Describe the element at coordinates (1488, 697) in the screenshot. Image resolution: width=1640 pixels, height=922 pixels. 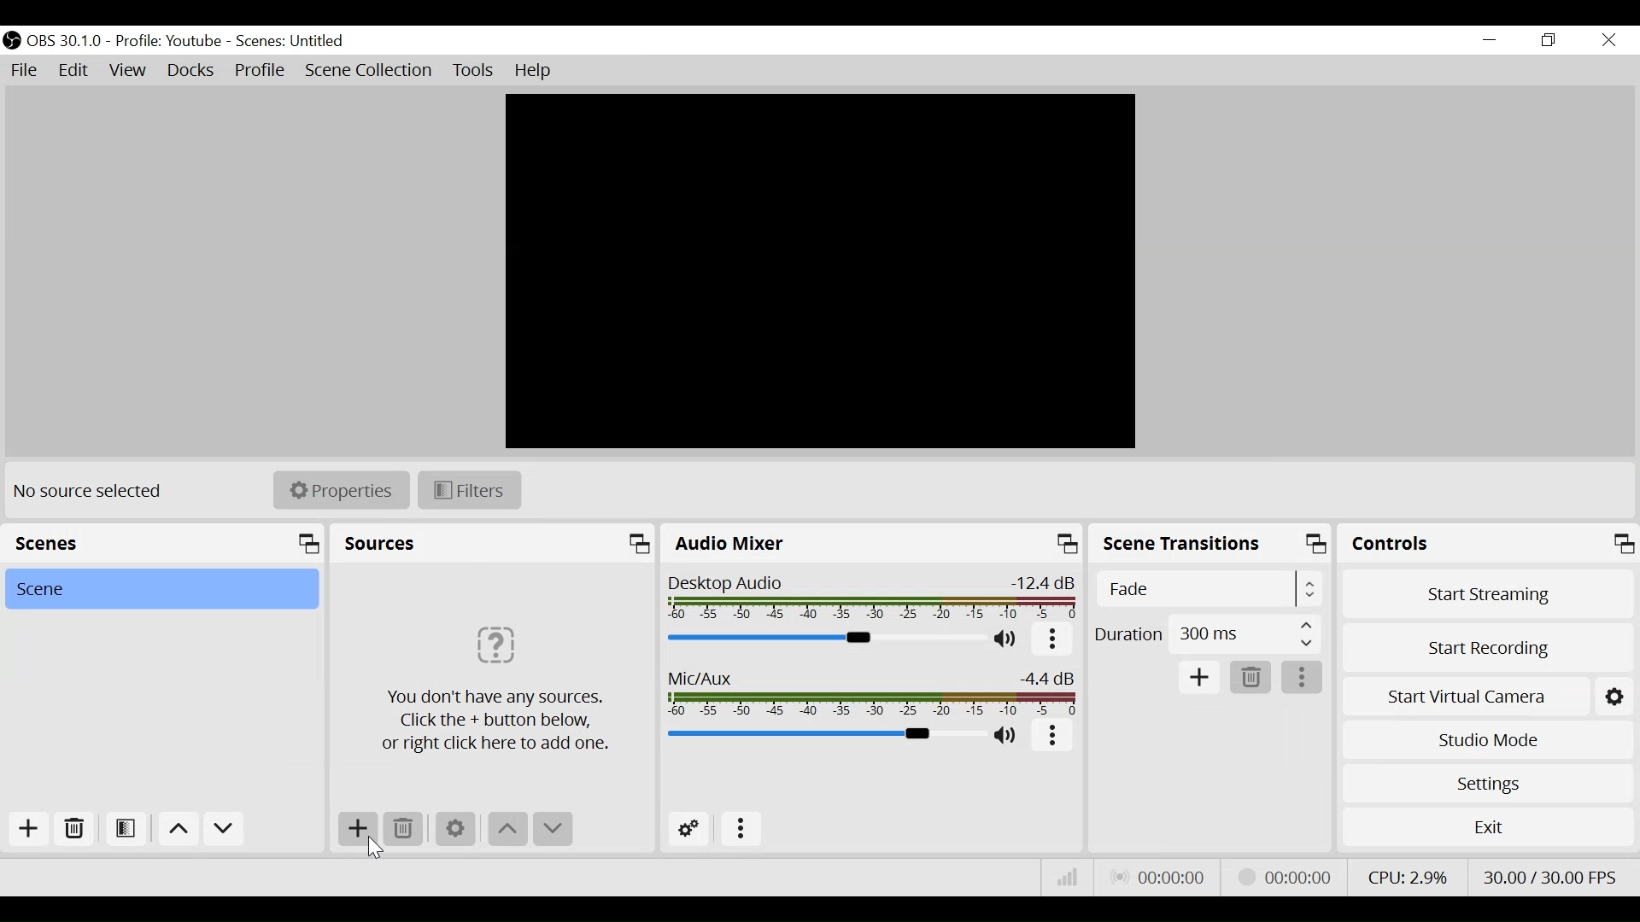
I see `Start Virtual Camera` at that location.